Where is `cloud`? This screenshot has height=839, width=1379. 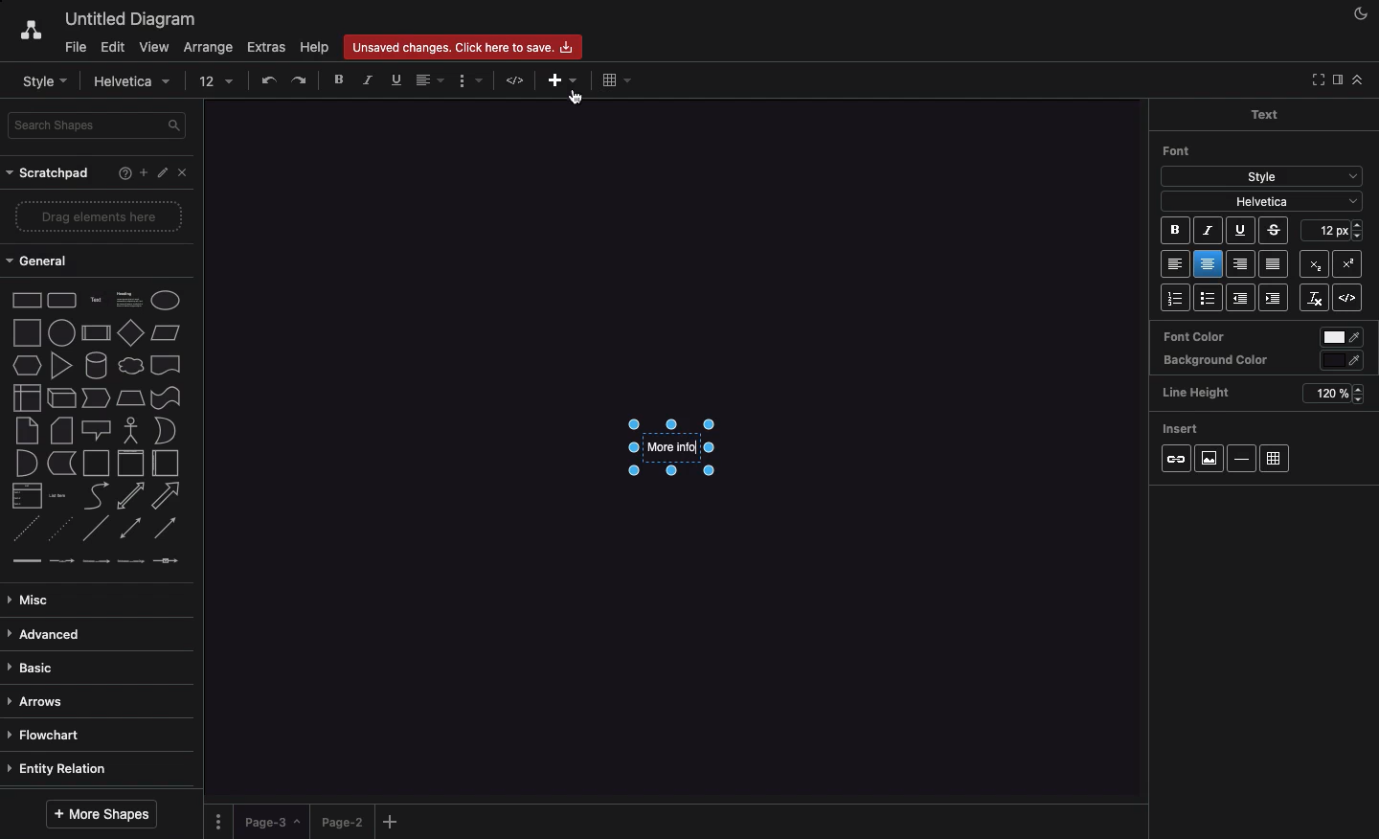
cloud is located at coordinates (131, 366).